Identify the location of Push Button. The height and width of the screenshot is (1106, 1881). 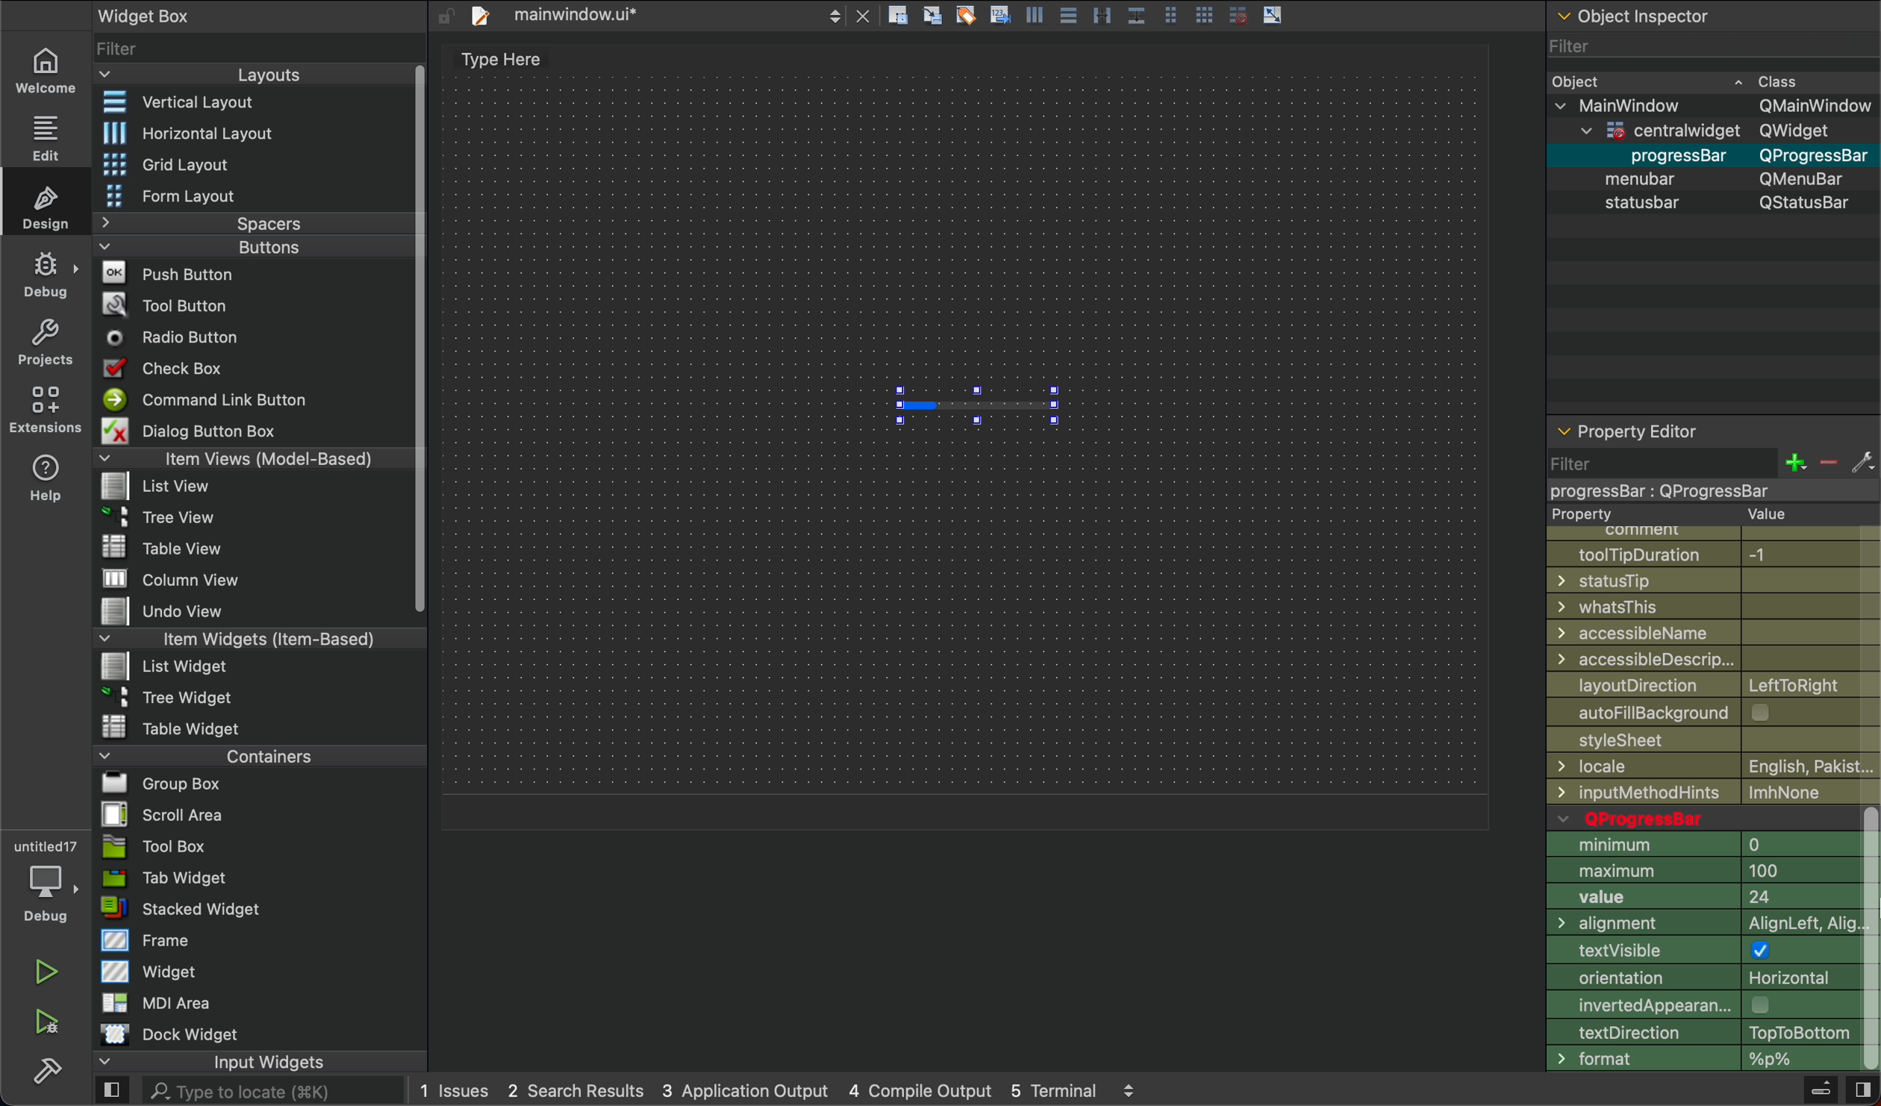
(173, 272).